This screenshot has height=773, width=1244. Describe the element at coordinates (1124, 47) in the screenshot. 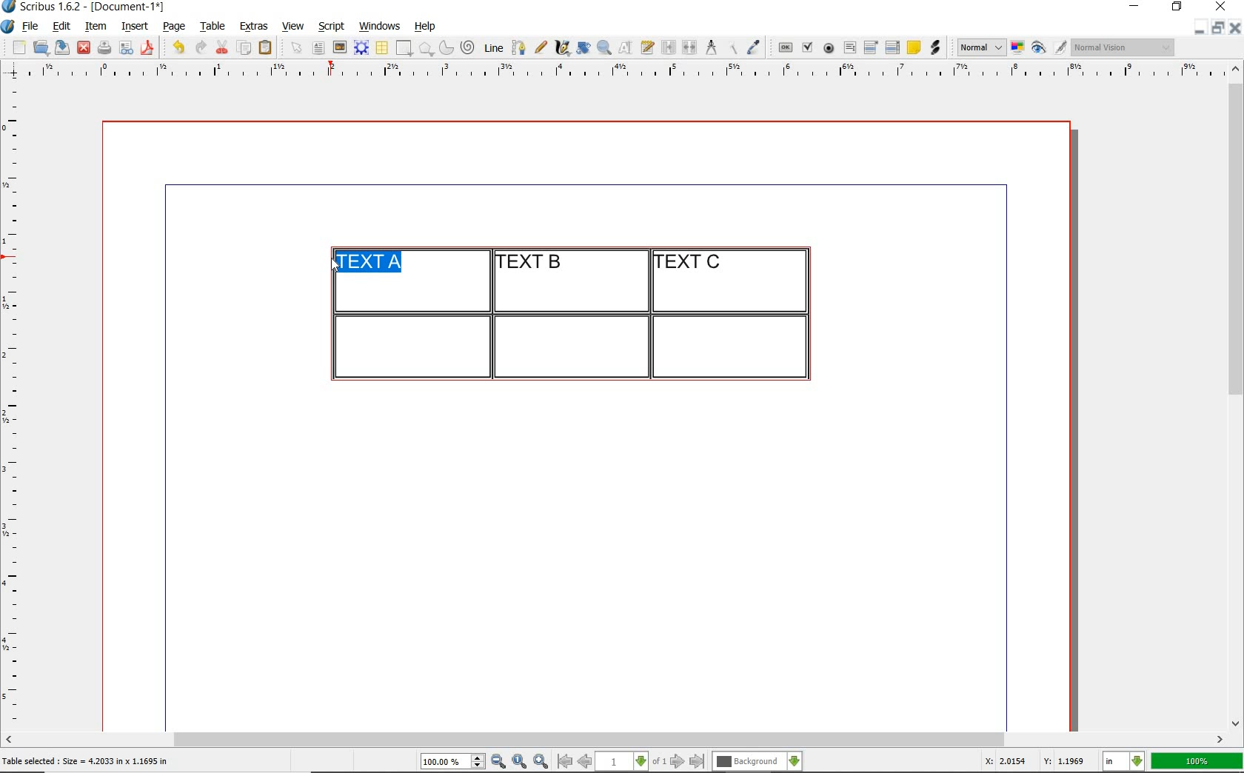

I see `visual appearance of the display` at that location.